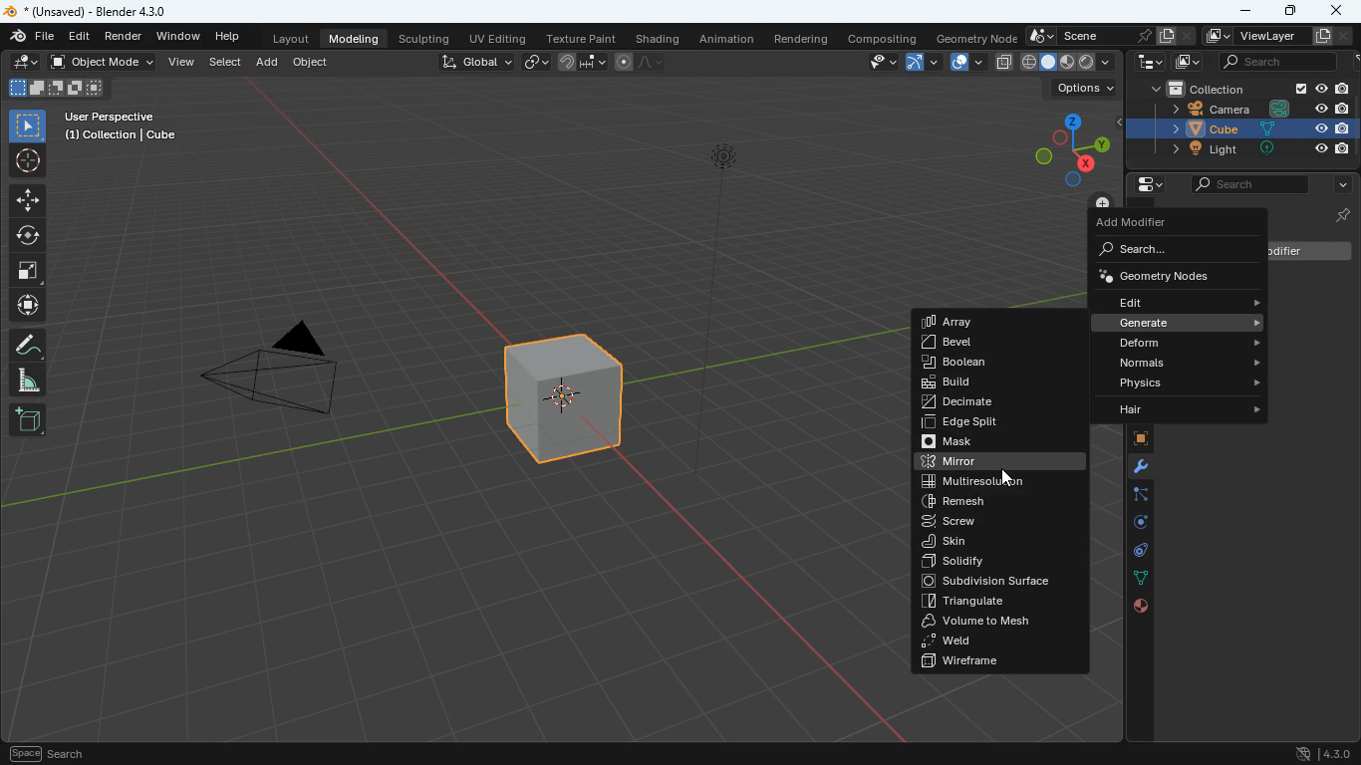  Describe the element at coordinates (993, 542) in the screenshot. I see `skin` at that location.